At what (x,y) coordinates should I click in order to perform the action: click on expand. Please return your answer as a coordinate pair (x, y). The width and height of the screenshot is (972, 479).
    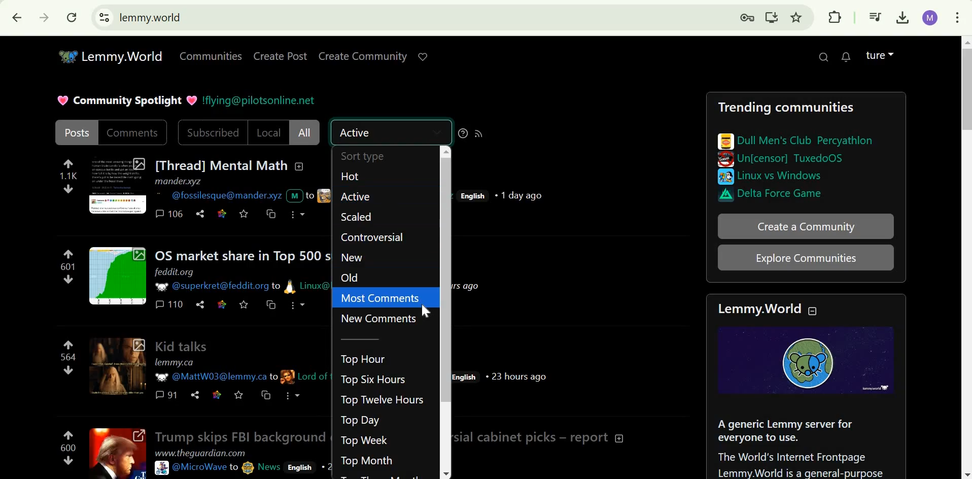
    Looking at the image, I should click on (117, 366).